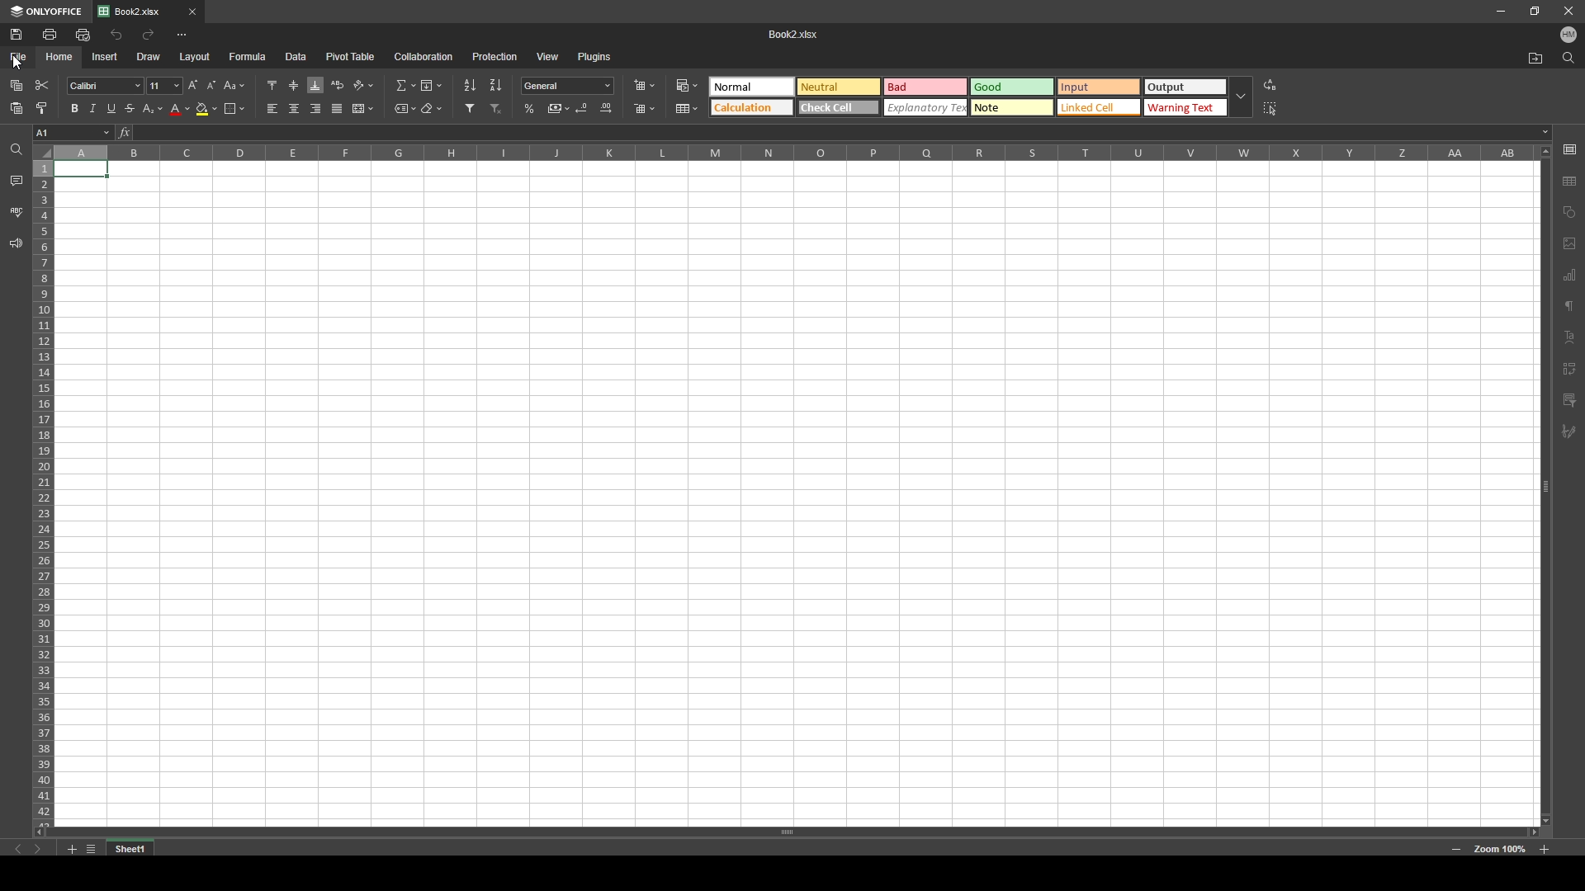  I want to click on close, so click(1567, 11).